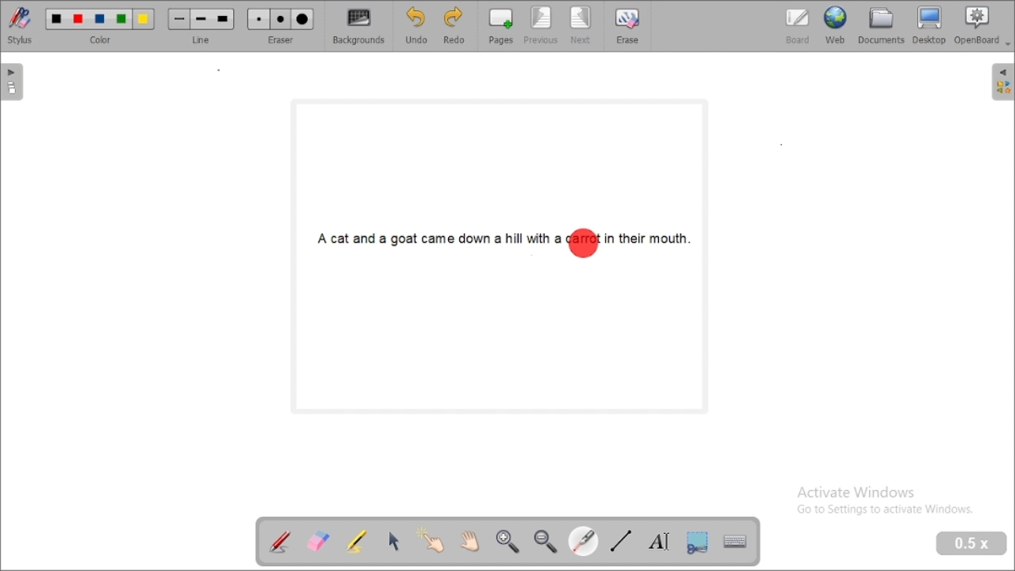  What do you see at coordinates (972, 544) in the screenshot?
I see `zoom level` at bounding box center [972, 544].